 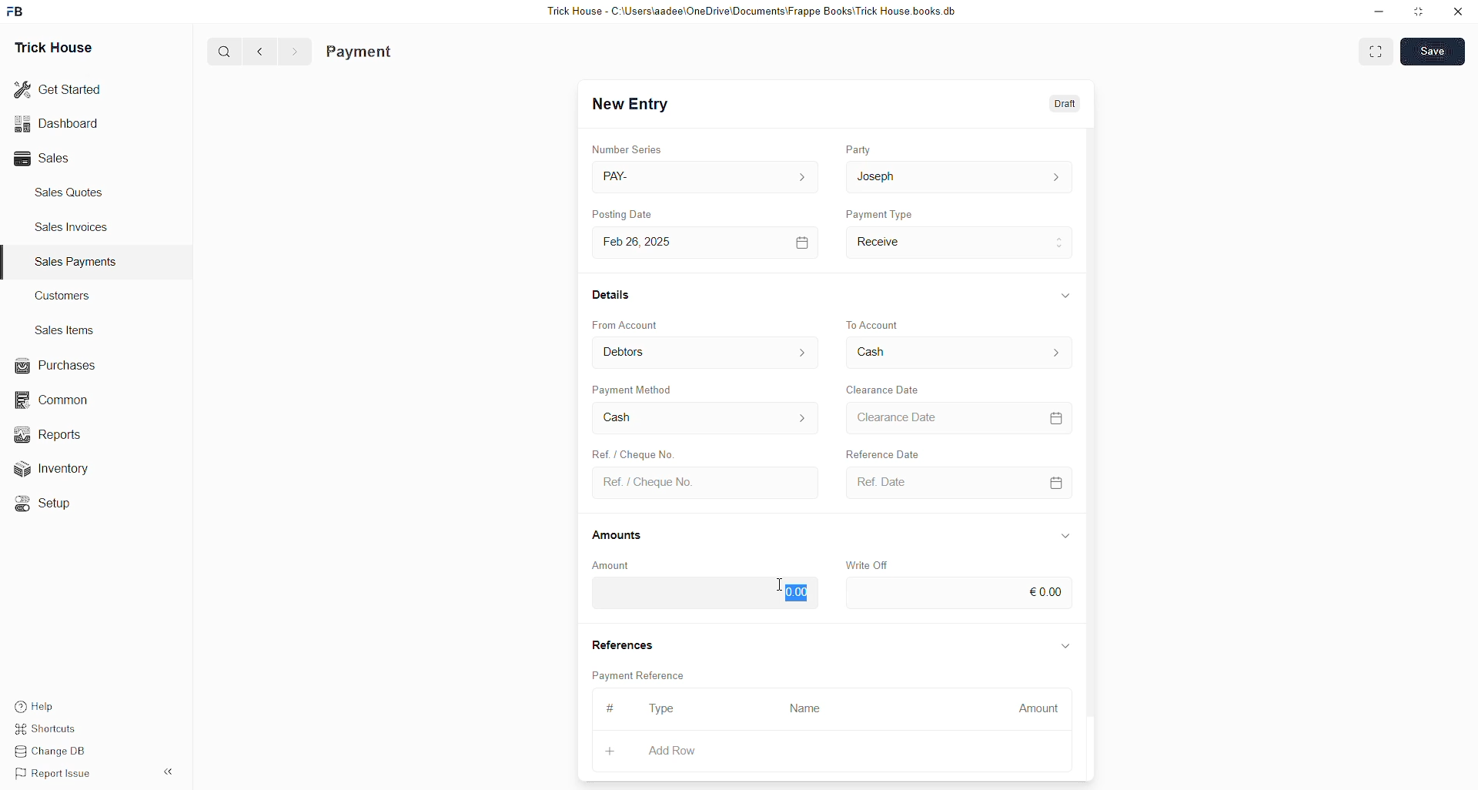 What do you see at coordinates (58, 433) in the screenshot?
I see `Reports` at bounding box center [58, 433].